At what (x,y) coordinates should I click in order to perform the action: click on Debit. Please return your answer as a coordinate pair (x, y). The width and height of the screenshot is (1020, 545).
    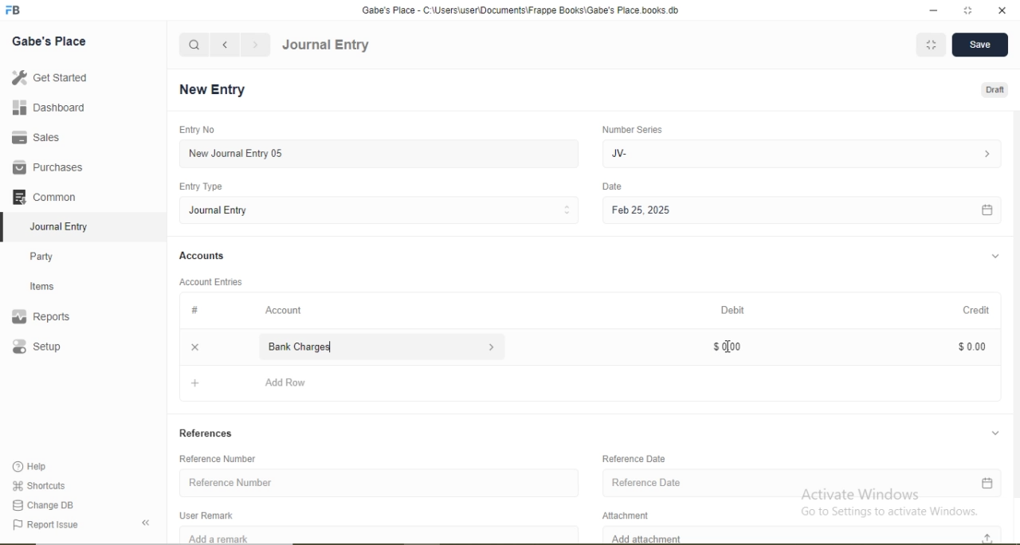
    Looking at the image, I should click on (735, 311).